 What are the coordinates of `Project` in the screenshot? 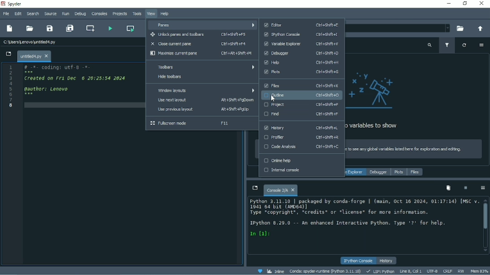 It's located at (301, 104).